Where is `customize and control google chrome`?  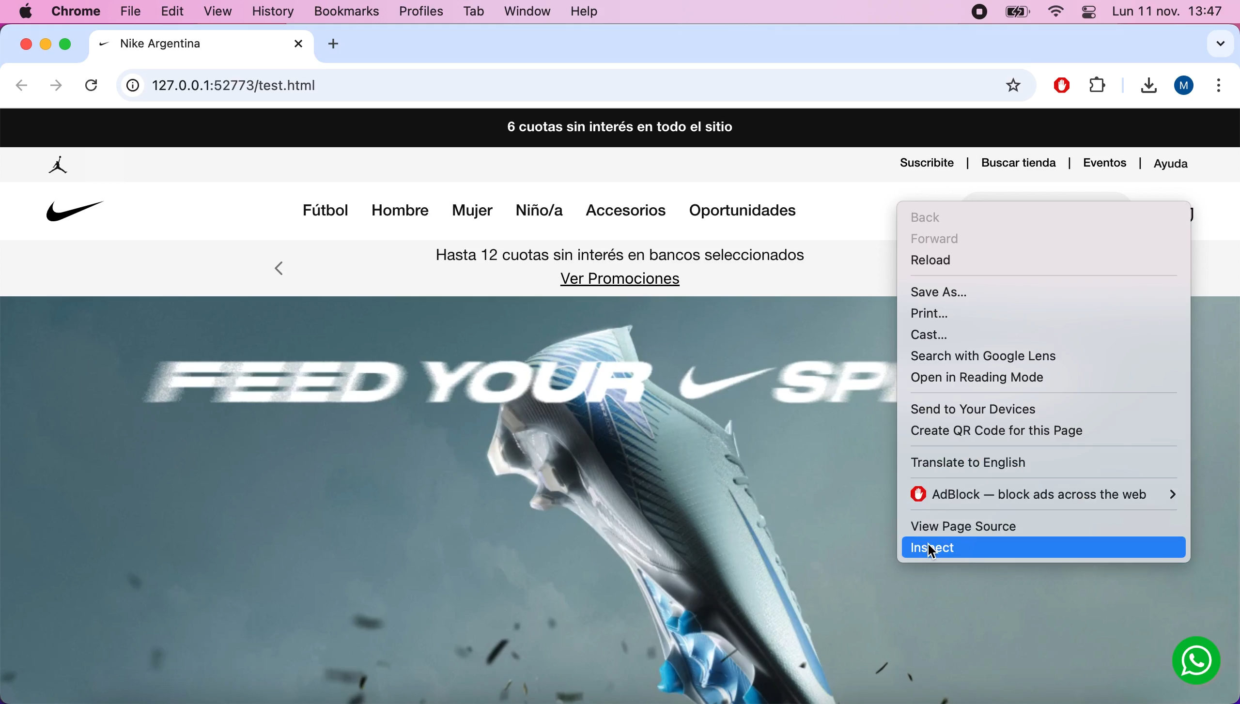 customize and control google chrome is located at coordinates (1222, 88).